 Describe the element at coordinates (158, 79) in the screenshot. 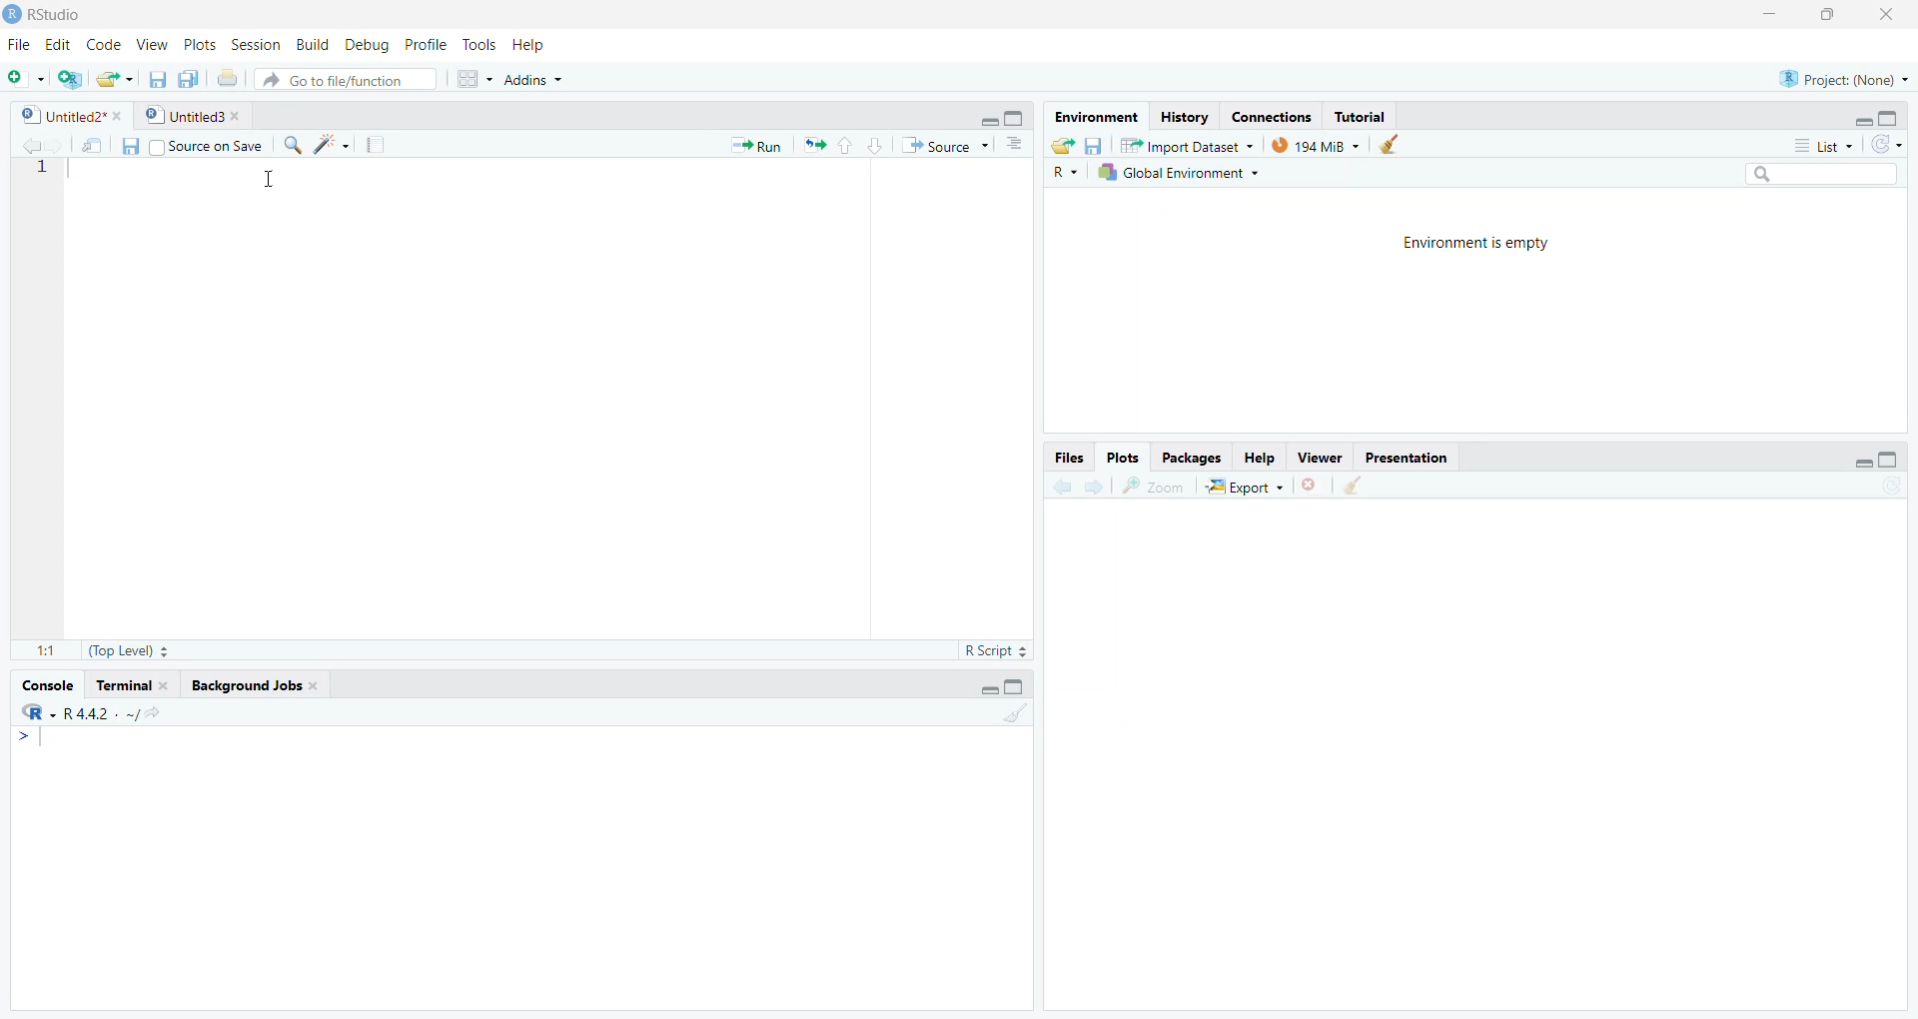

I see `save current document` at that location.